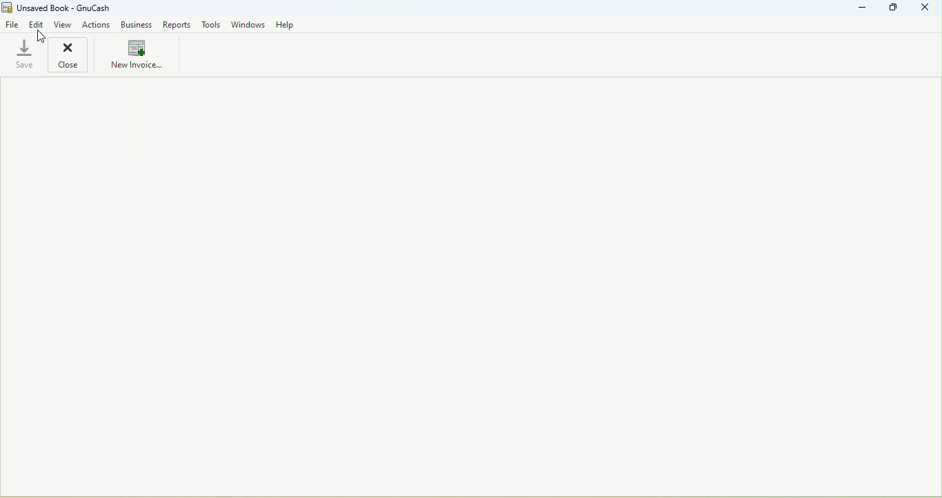  What do you see at coordinates (248, 25) in the screenshot?
I see `Windows` at bounding box center [248, 25].